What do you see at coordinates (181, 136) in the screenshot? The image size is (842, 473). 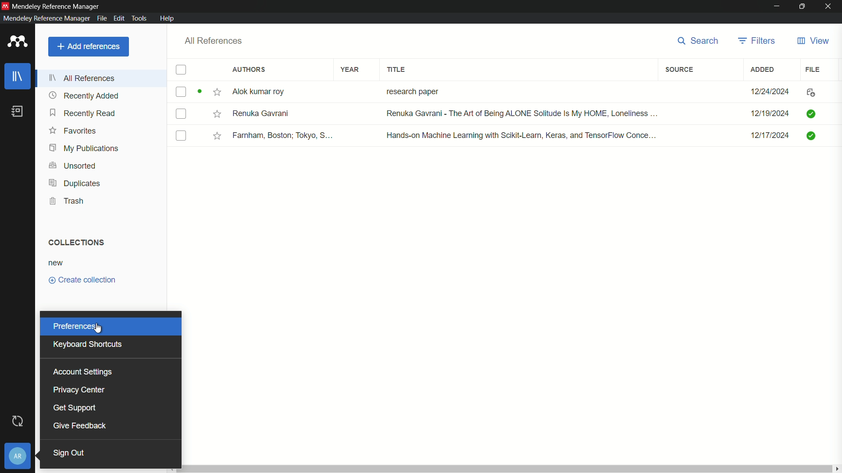 I see `check` at bounding box center [181, 136].